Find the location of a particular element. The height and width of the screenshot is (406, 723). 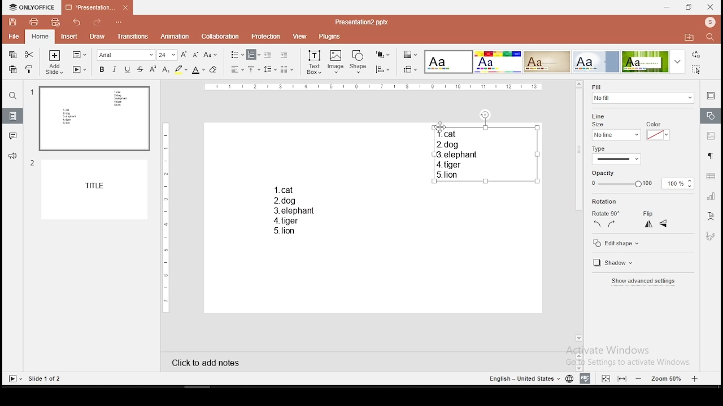

scale is located at coordinates (373, 87).